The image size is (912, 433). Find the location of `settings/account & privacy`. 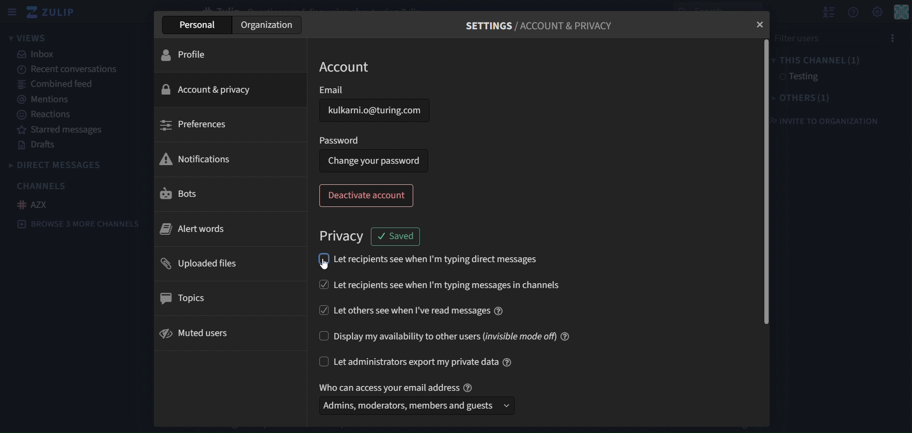

settings/account & privacy is located at coordinates (537, 24).